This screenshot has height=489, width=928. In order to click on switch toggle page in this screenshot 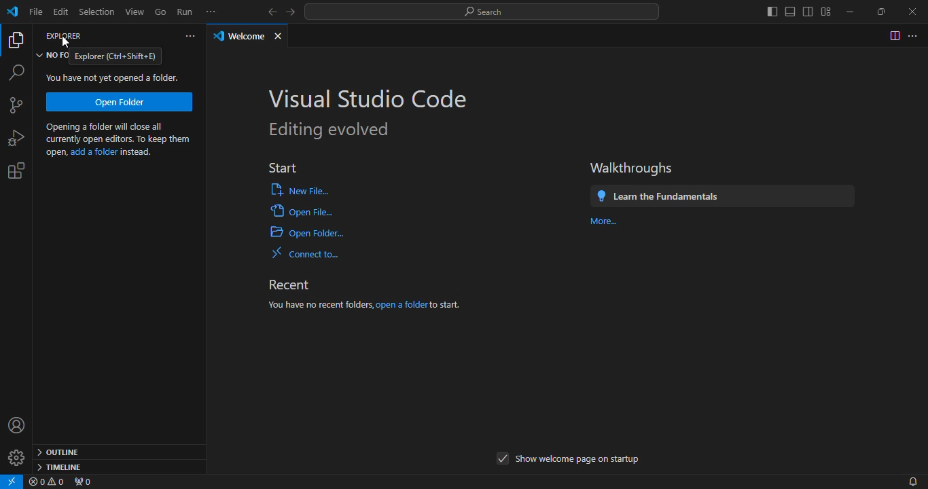, I will do `click(893, 35)`.